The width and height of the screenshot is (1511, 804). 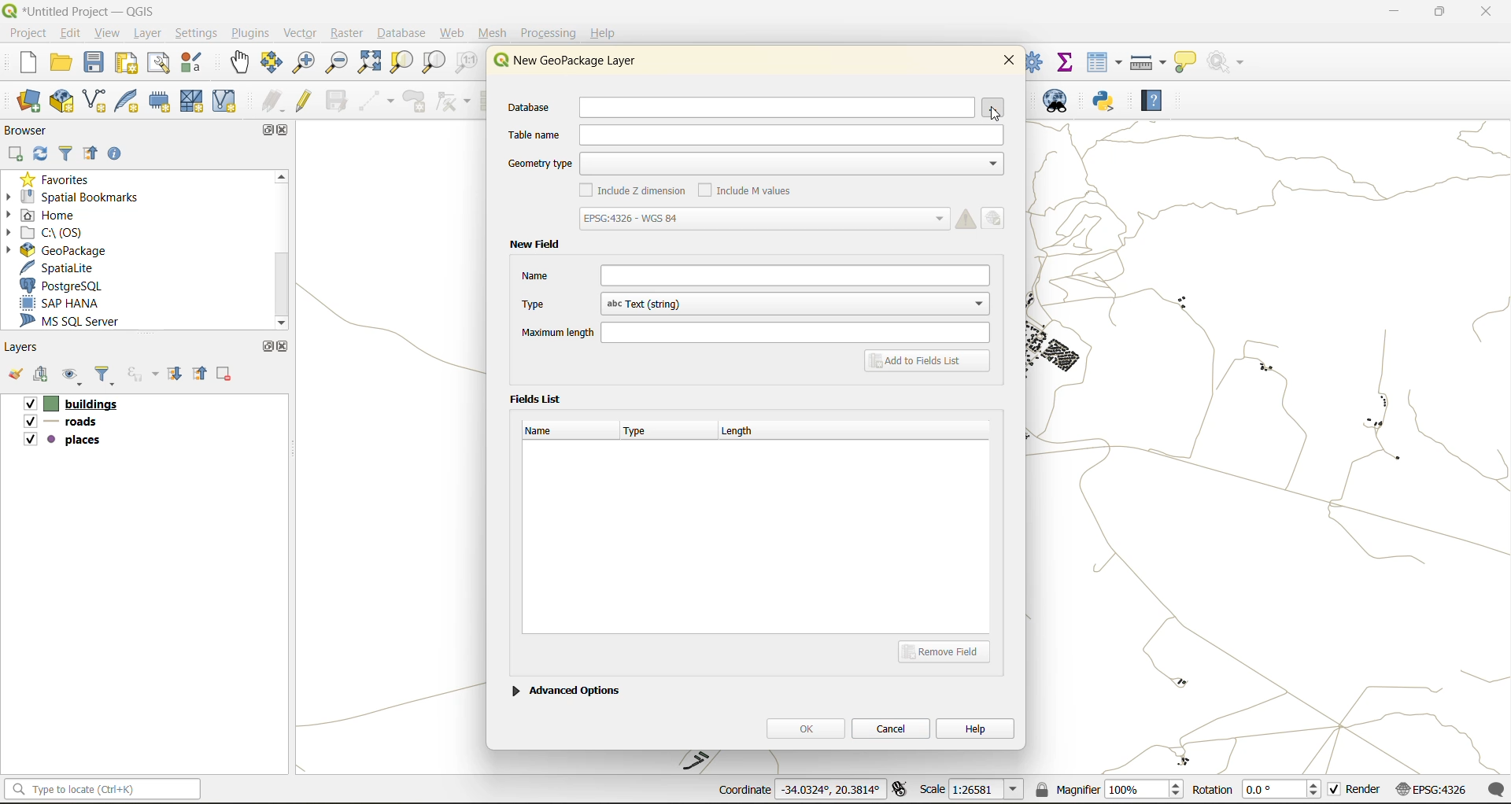 What do you see at coordinates (546, 430) in the screenshot?
I see `name` at bounding box center [546, 430].